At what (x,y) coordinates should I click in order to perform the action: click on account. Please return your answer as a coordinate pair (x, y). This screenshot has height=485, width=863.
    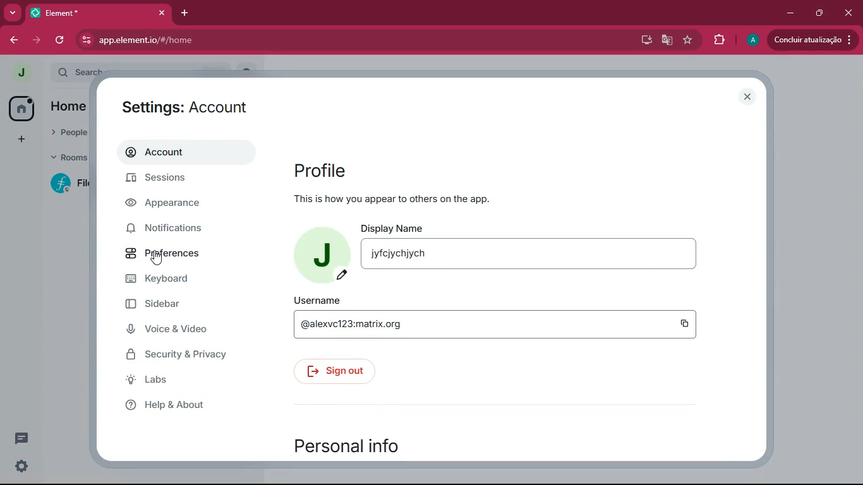
    Looking at the image, I should click on (182, 153).